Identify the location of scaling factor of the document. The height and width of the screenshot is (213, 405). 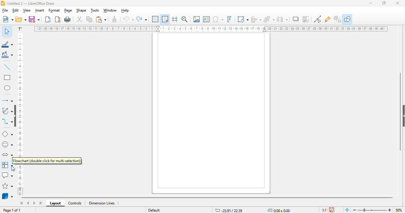
(324, 210).